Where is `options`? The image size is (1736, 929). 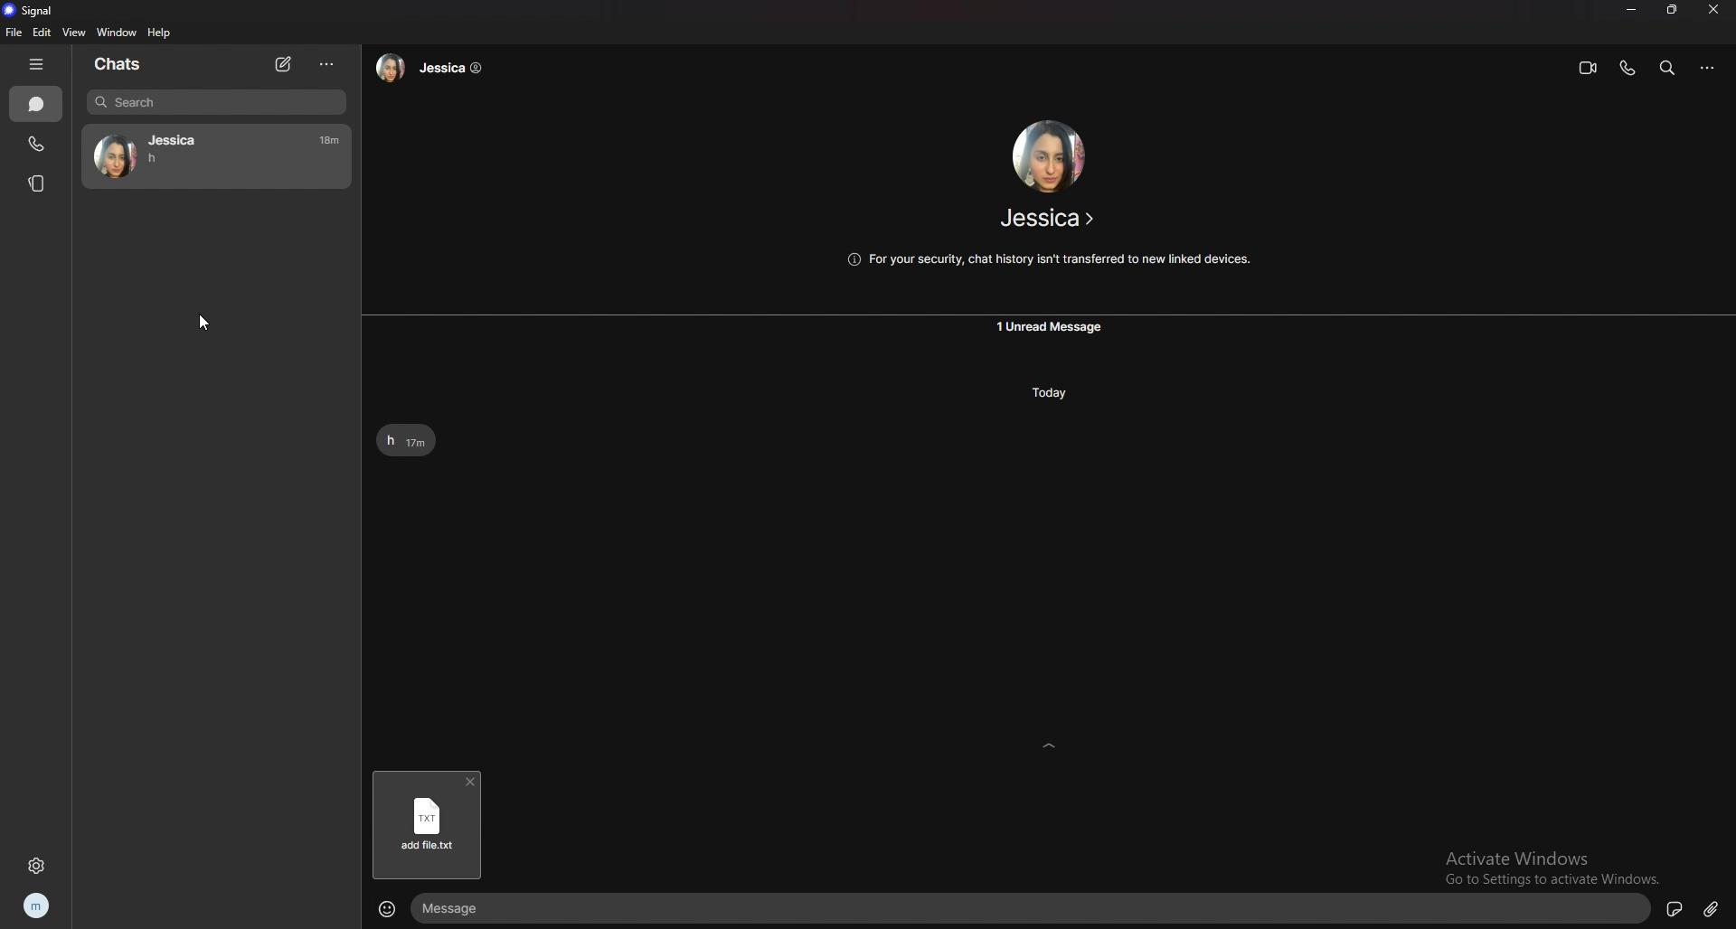 options is located at coordinates (1709, 68).